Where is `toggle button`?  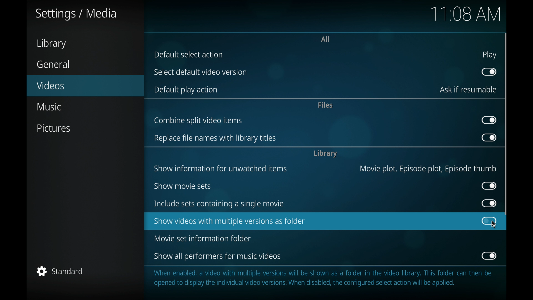 toggle button is located at coordinates (489, 72).